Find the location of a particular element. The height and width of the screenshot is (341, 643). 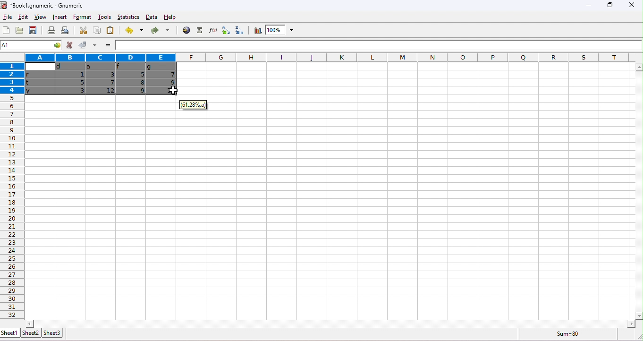

help is located at coordinates (170, 17).